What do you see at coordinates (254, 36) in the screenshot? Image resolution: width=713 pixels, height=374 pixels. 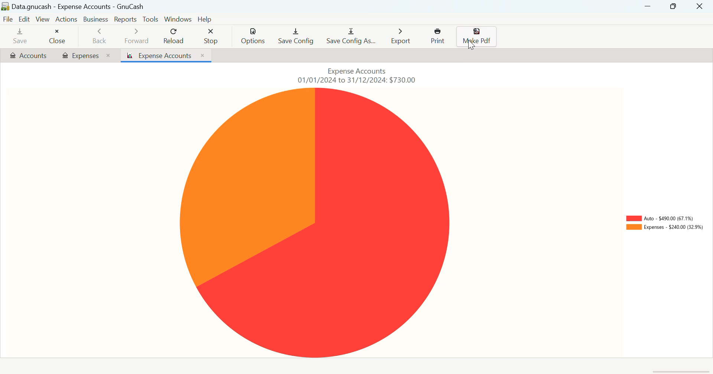 I see `Options` at bounding box center [254, 36].